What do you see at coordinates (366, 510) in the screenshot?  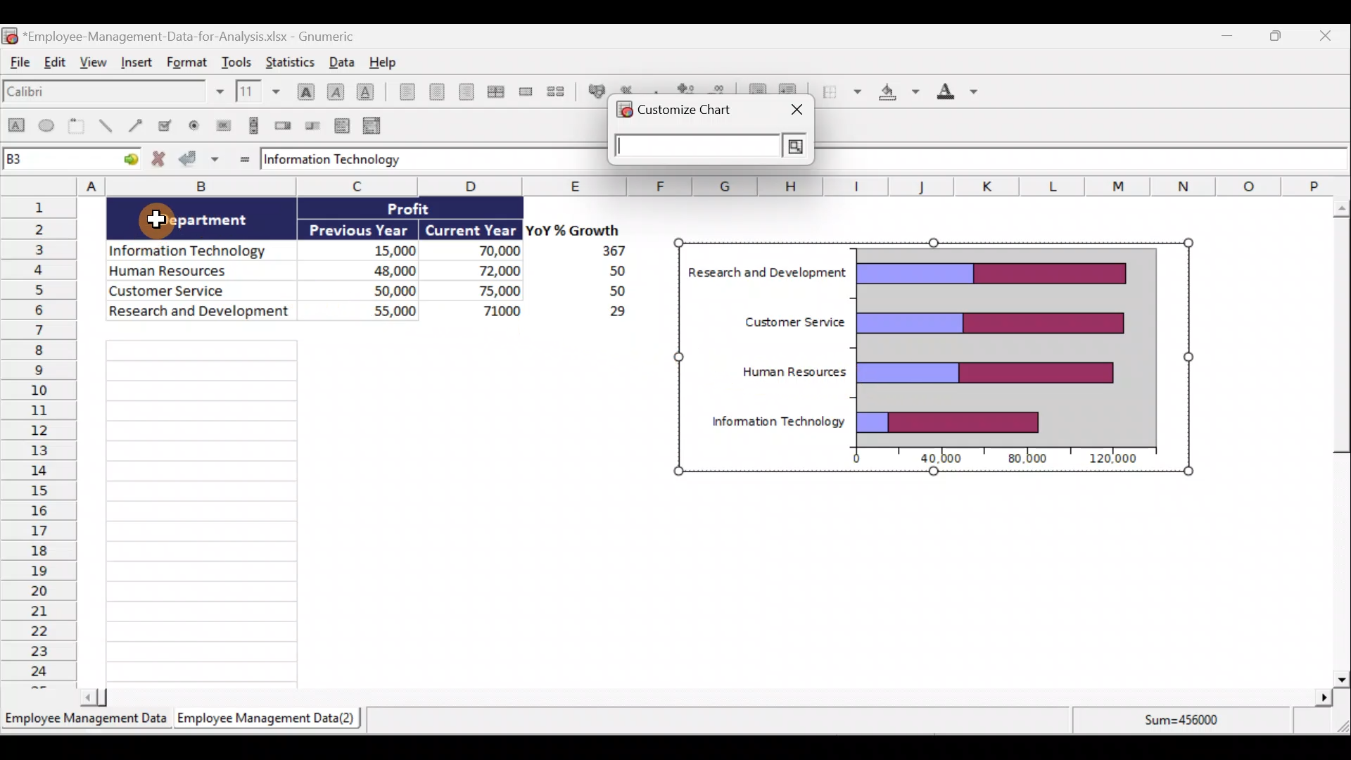 I see `Cells` at bounding box center [366, 510].